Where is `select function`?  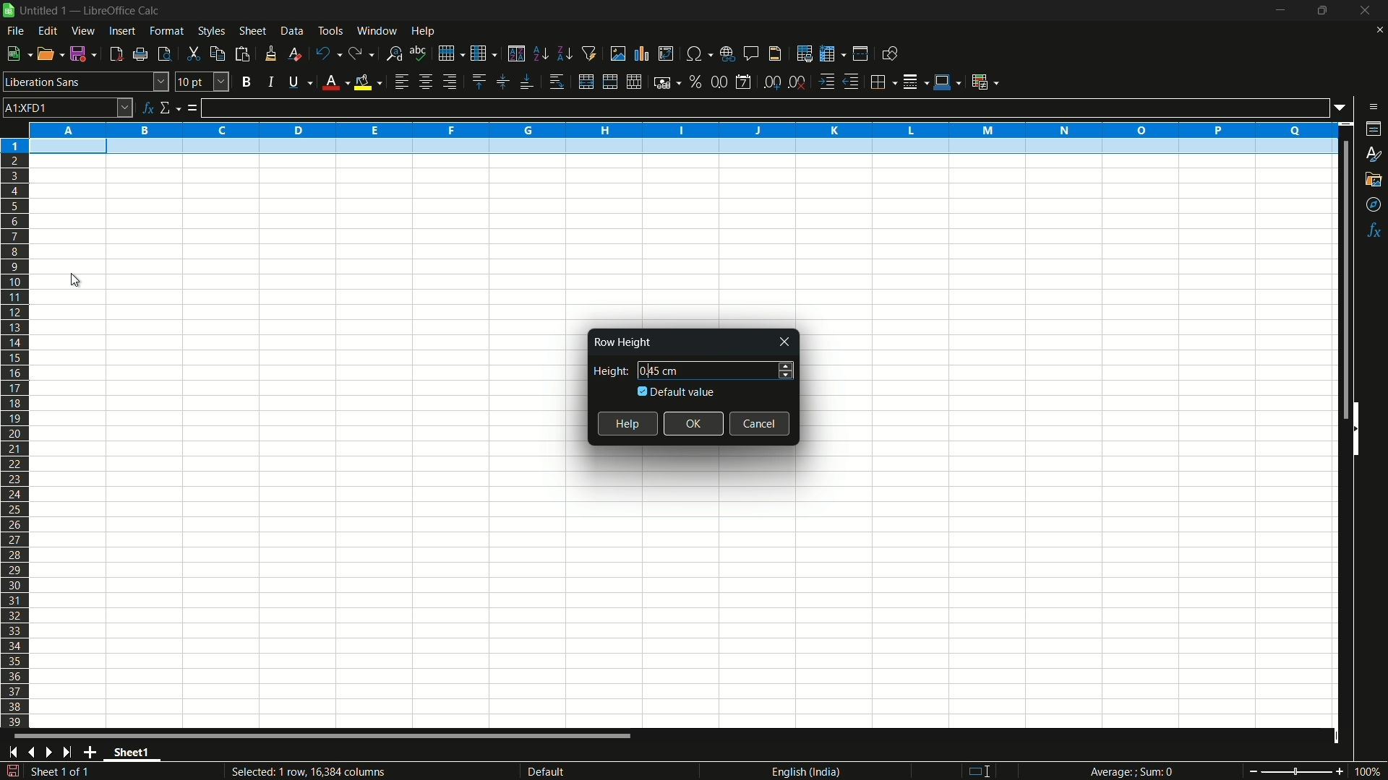 select function is located at coordinates (170, 108).